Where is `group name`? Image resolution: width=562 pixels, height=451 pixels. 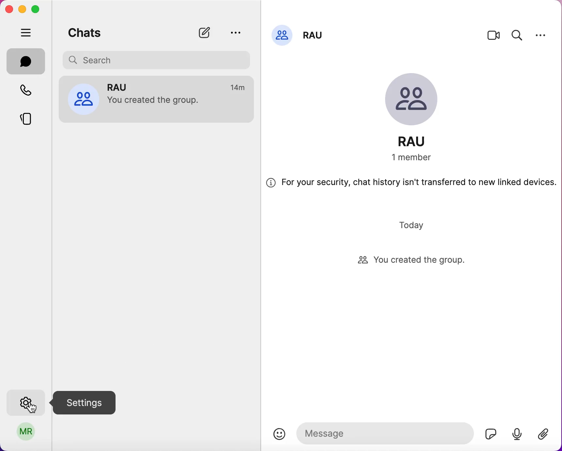
group name is located at coordinates (315, 36).